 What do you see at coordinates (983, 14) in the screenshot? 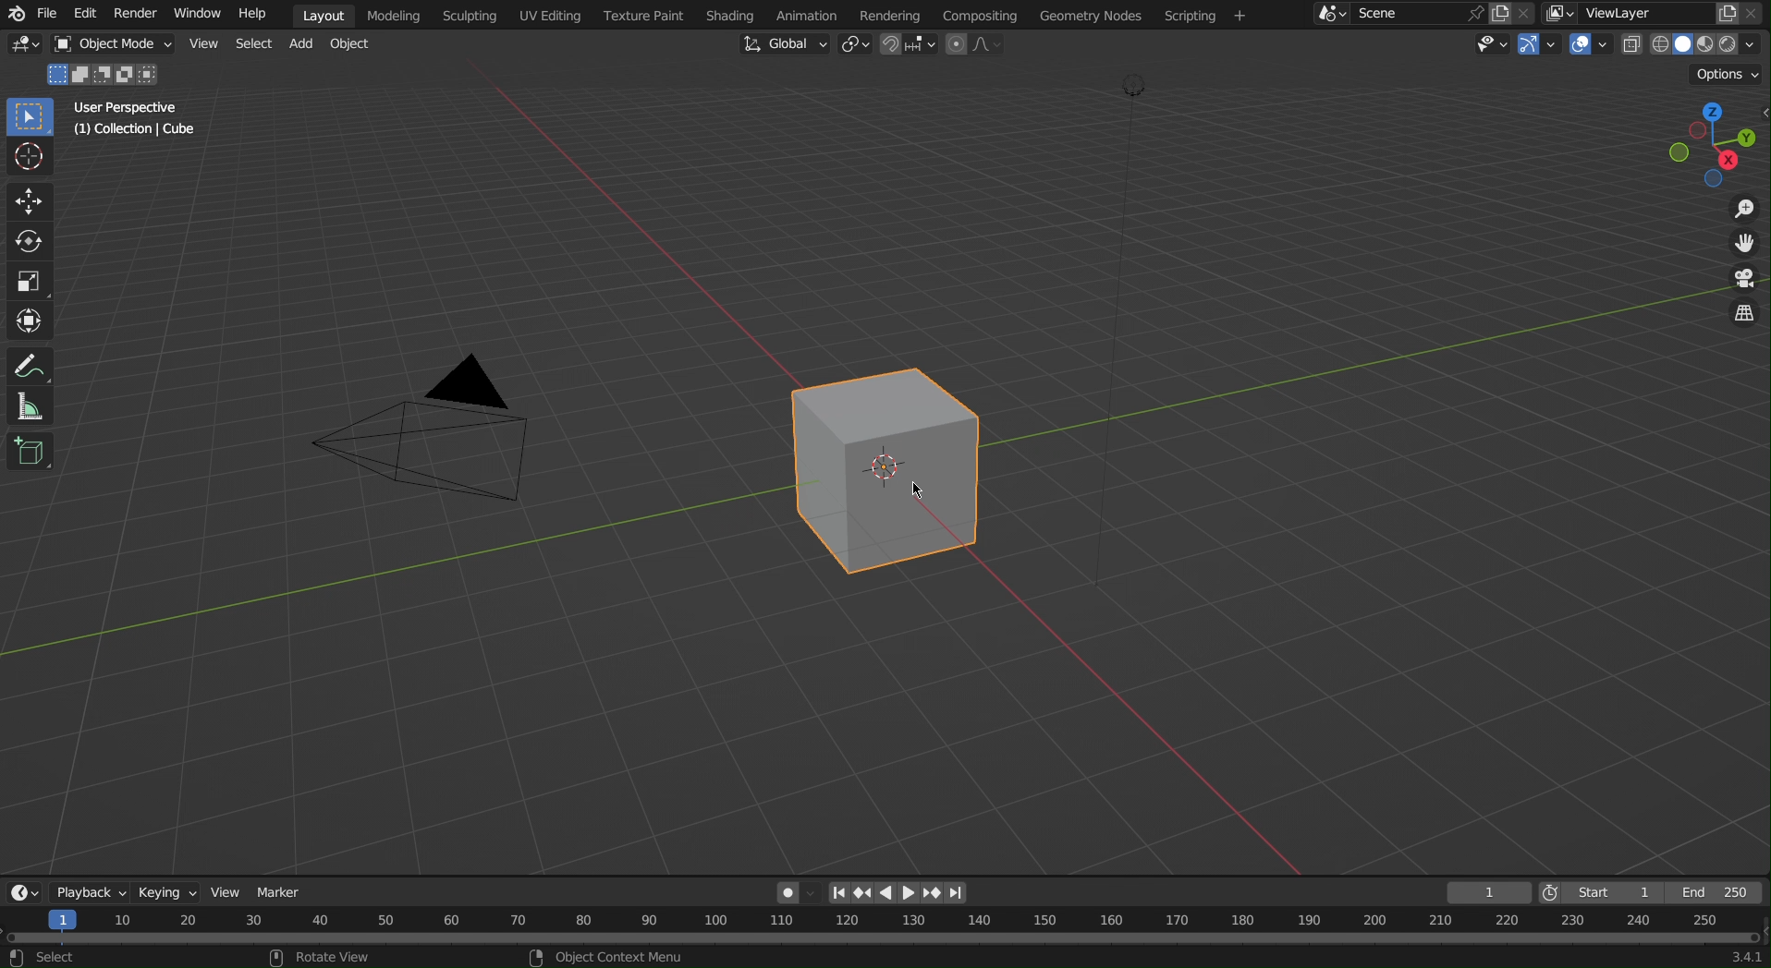
I see `Compositing` at bounding box center [983, 14].